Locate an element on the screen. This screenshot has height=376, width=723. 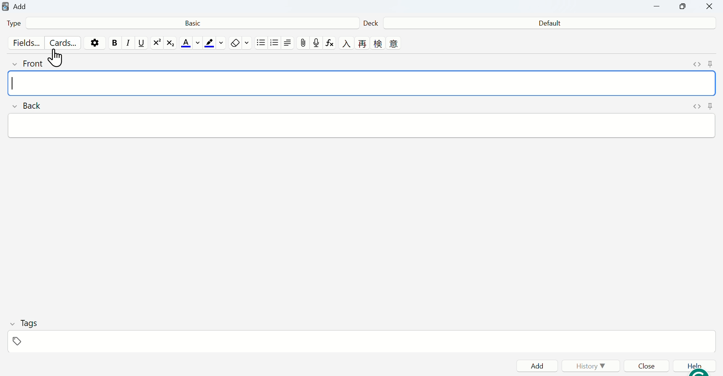
ordered list is located at coordinates (275, 43).